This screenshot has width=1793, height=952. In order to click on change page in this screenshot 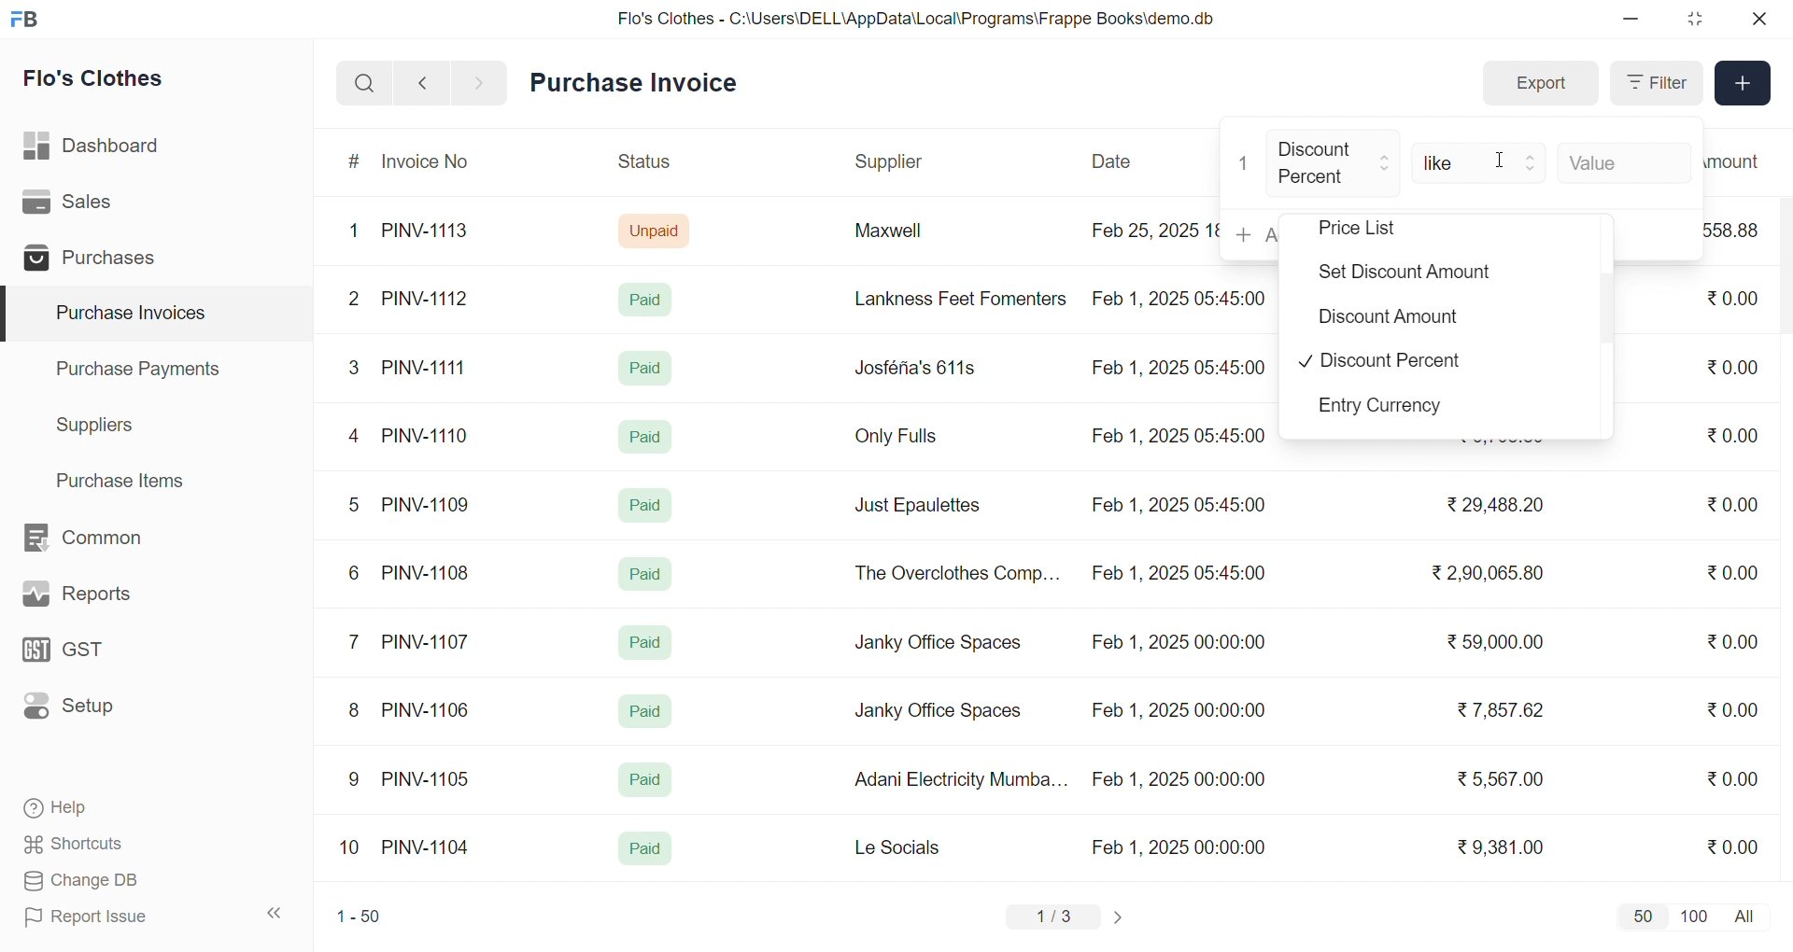, I will do `click(1121, 917)`.